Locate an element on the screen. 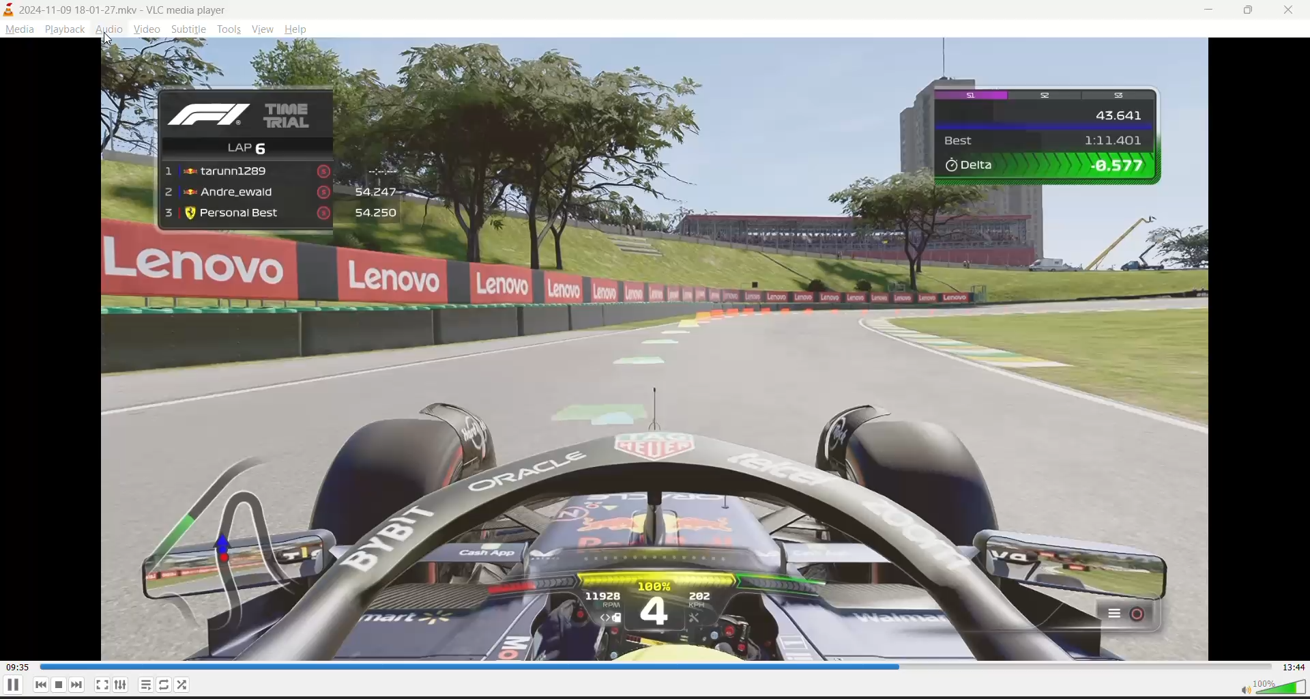  help is located at coordinates (293, 31).